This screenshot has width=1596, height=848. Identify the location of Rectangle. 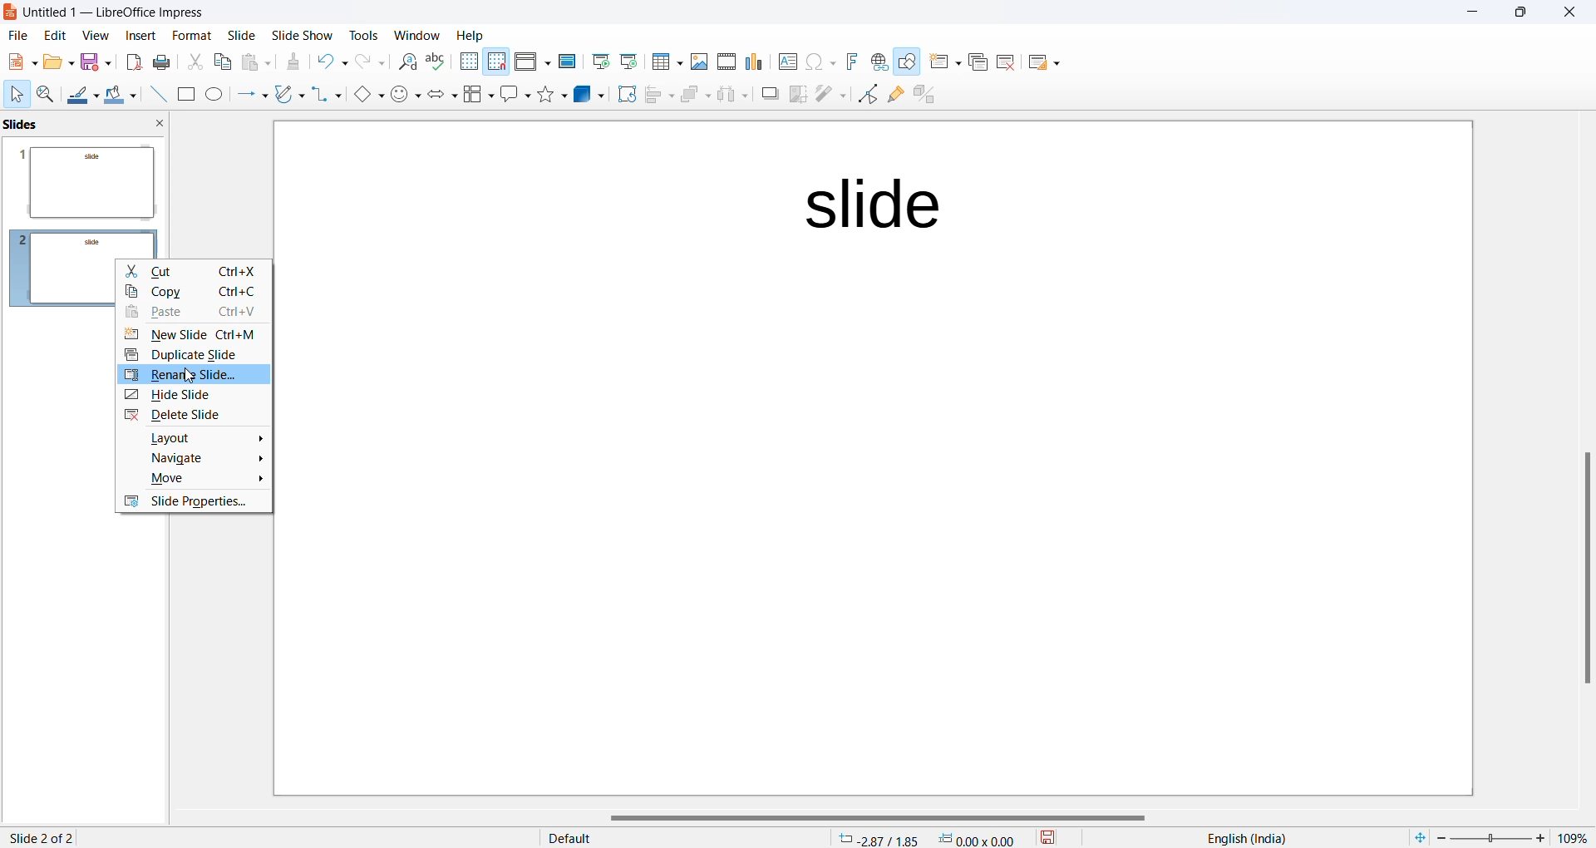
(184, 94).